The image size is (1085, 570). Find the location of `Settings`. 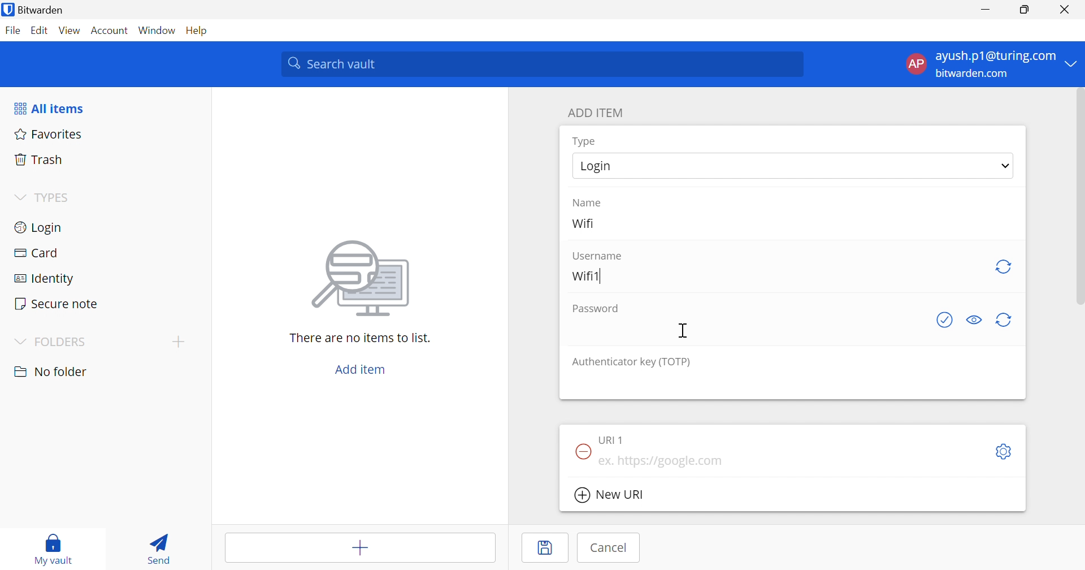

Settings is located at coordinates (1006, 452).